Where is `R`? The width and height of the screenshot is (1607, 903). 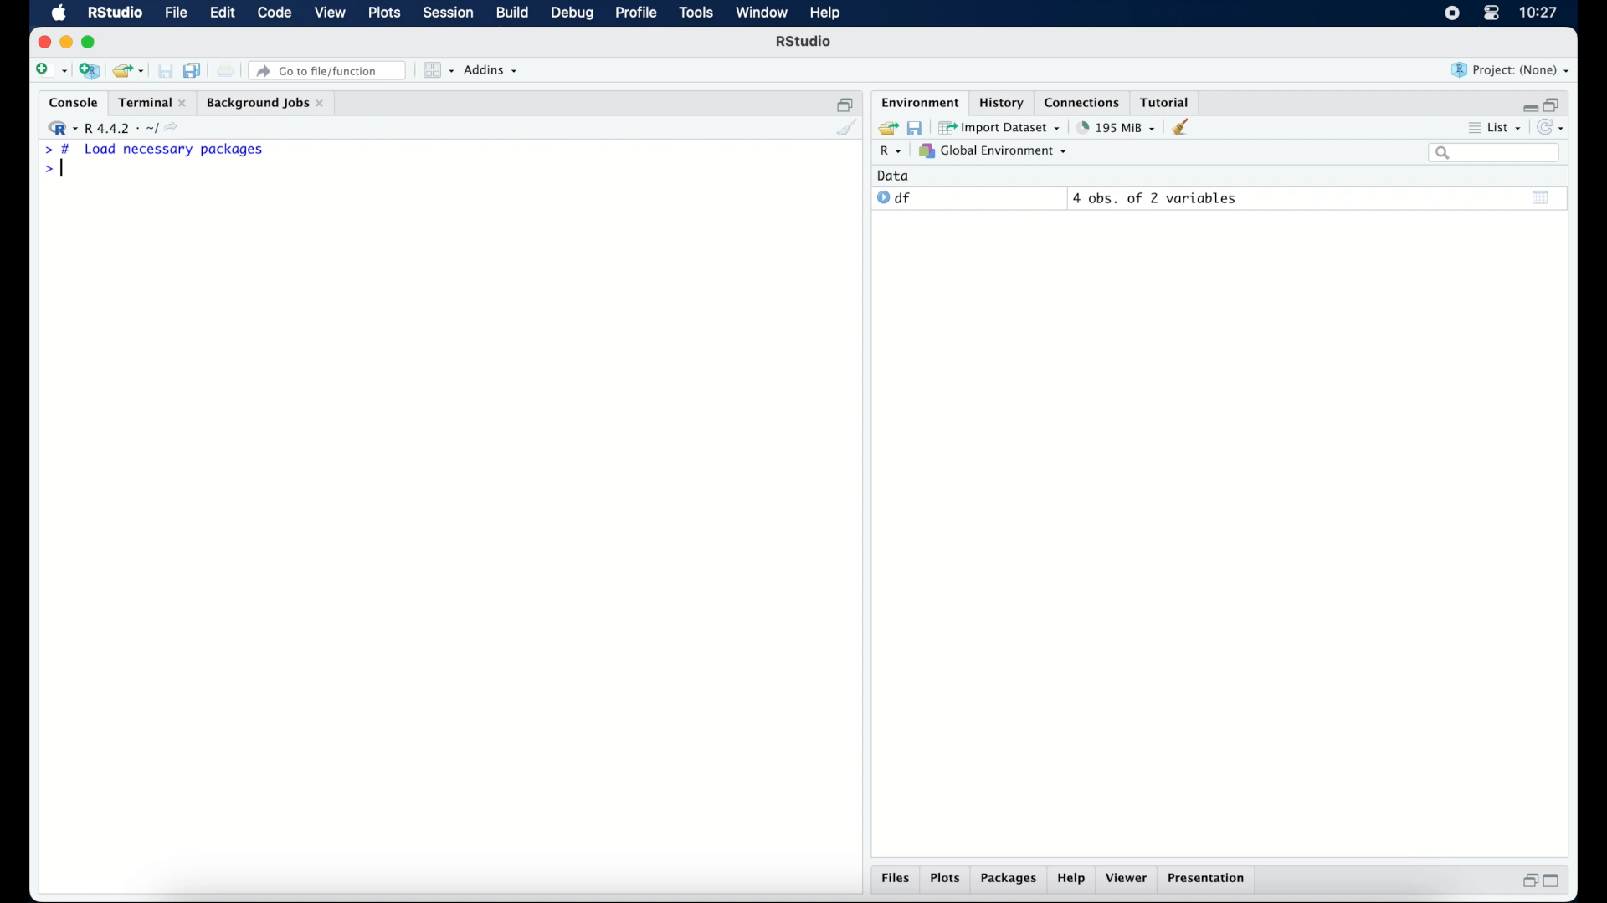 R is located at coordinates (888, 153).